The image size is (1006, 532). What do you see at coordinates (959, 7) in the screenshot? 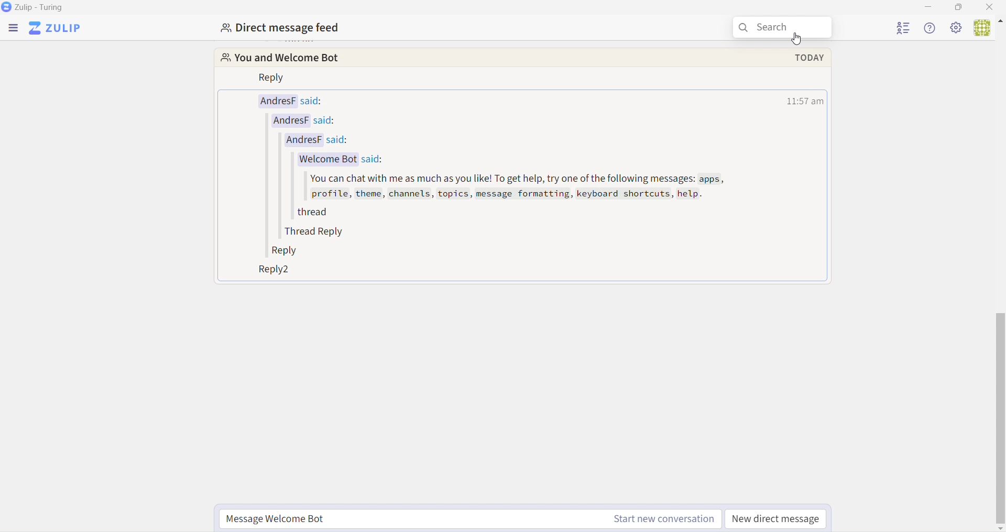
I see `Box` at bounding box center [959, 7].